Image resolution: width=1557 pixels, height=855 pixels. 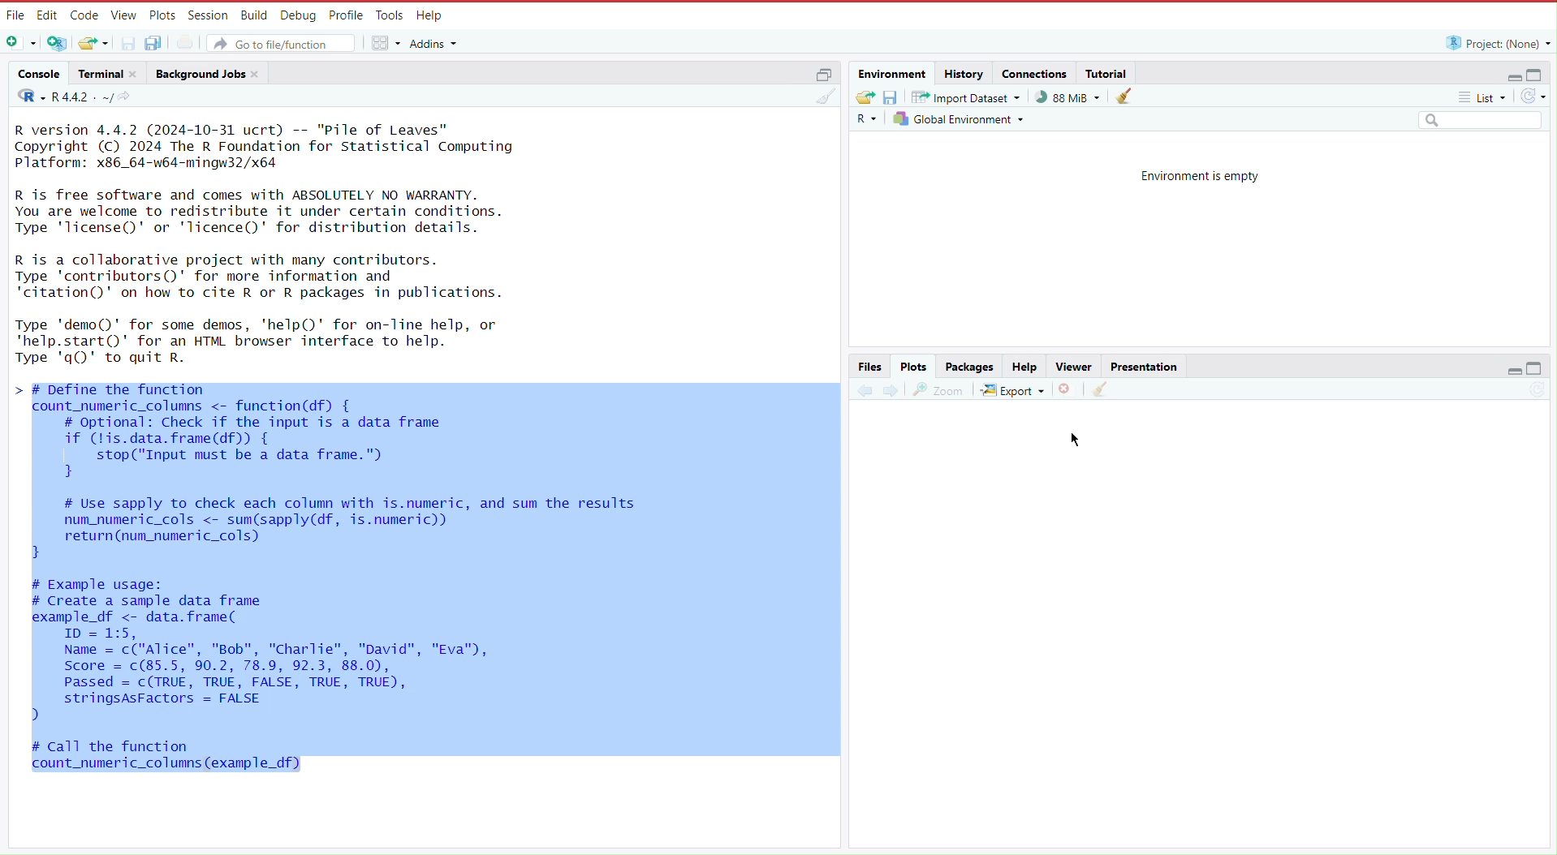 I want to click on Addins, so click(x=437, y=44).